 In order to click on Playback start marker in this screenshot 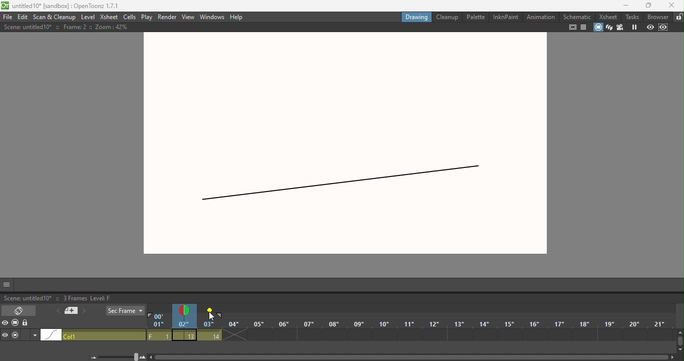, I will do `click(151, 316)`.